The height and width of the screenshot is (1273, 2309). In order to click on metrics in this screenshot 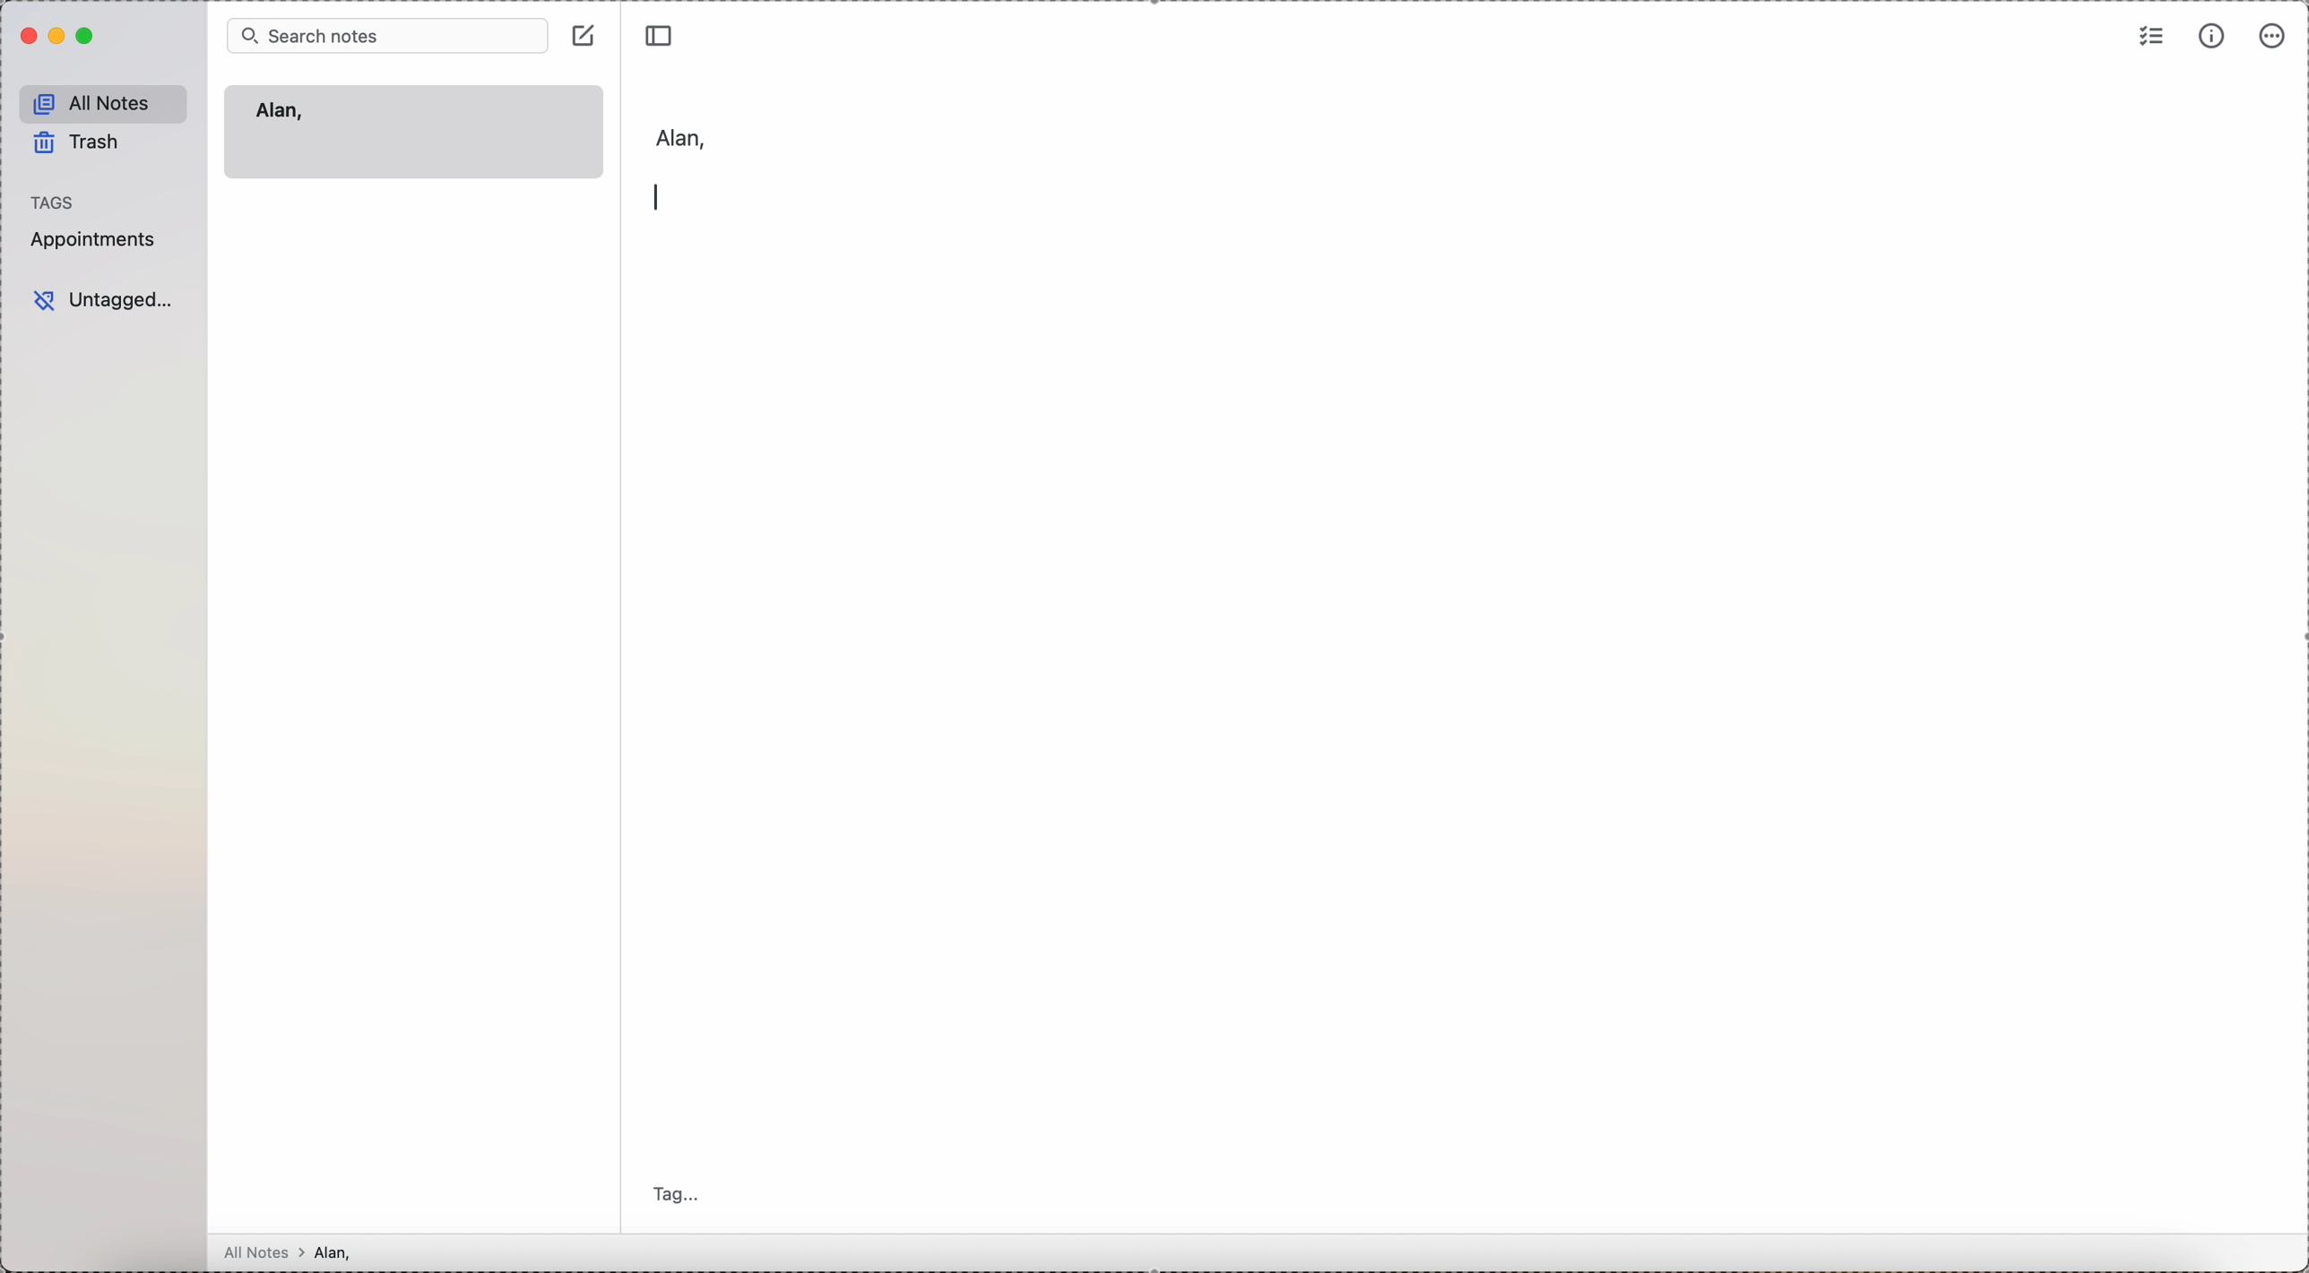, I will do `click(2212, 37)`.